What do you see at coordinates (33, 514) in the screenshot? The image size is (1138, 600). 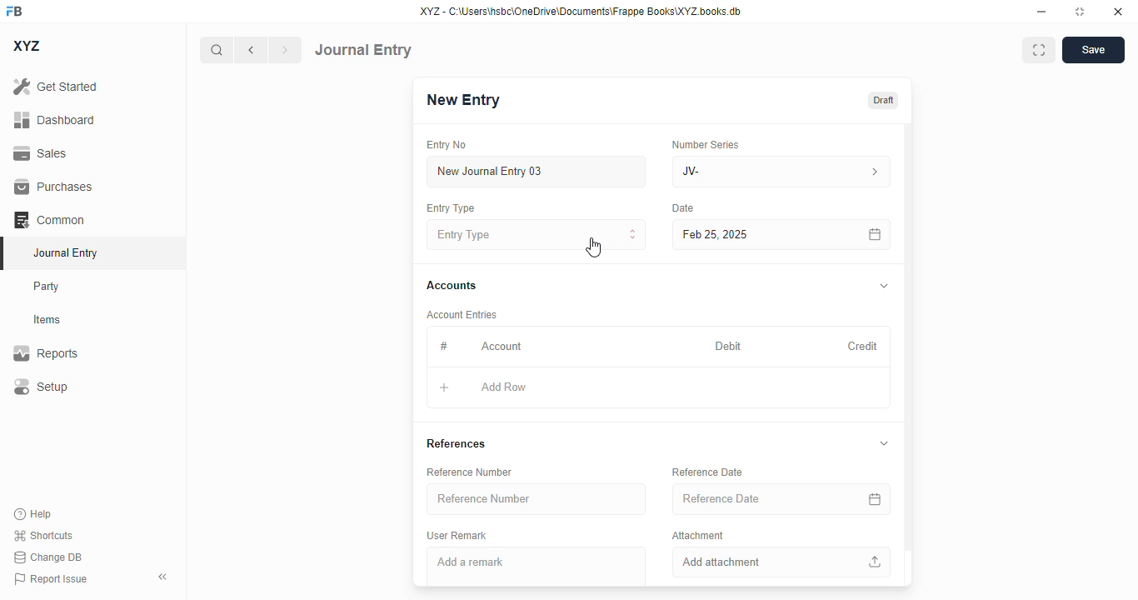 I see `help` at bounding box center [33, 514].